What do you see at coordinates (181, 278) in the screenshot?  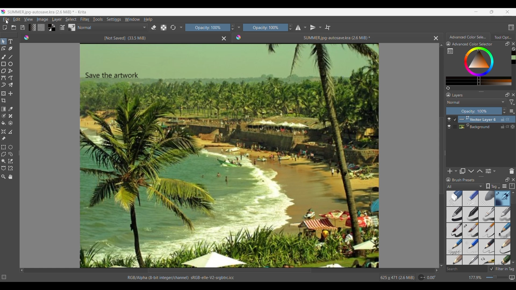 I see `File details` at bounding box center [181, 278].